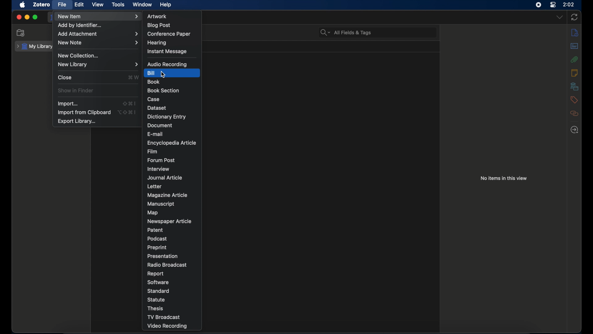 The image size is (593, 334). What do you see at coordinates (158, 239) in the screenshot?
I see `podcast` at bounding box center [158, 239].